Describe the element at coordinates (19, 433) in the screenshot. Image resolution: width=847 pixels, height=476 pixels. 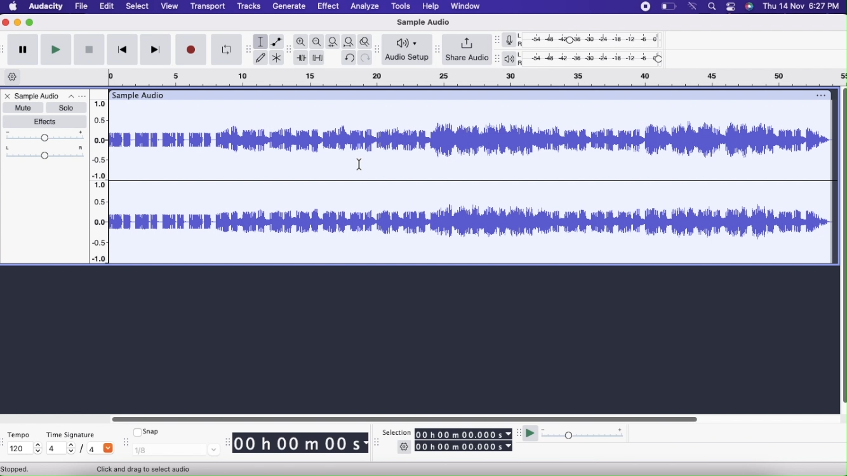
I see `Tempo` at that location.